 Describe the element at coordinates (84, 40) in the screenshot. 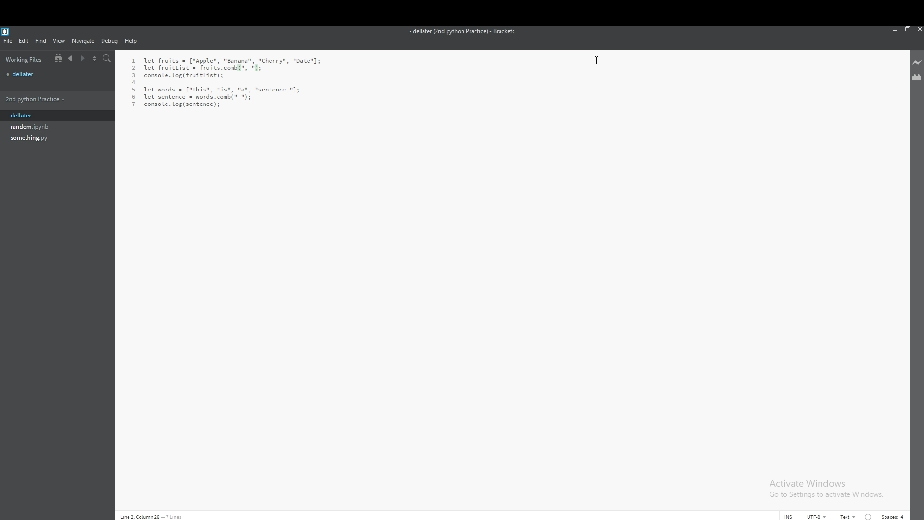

I see `navigate` at that location.